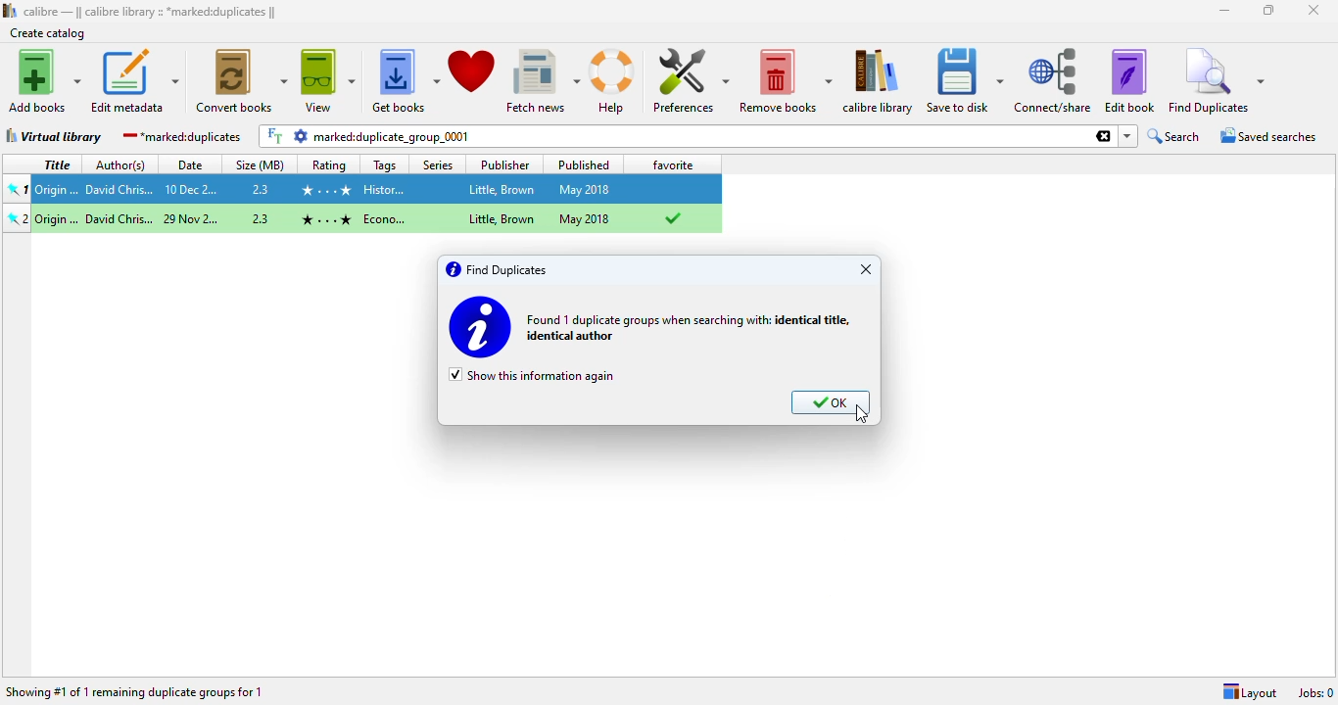 This screenshot has height=705, width=1338. Describe the element at coordinates (880, 81) in the screenshot. I see `calibre library` at that location.